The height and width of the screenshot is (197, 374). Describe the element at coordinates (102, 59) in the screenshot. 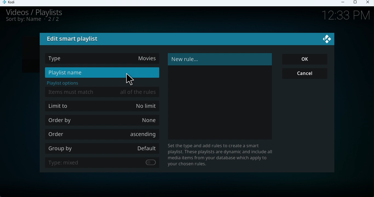

I see `Type` at that location.